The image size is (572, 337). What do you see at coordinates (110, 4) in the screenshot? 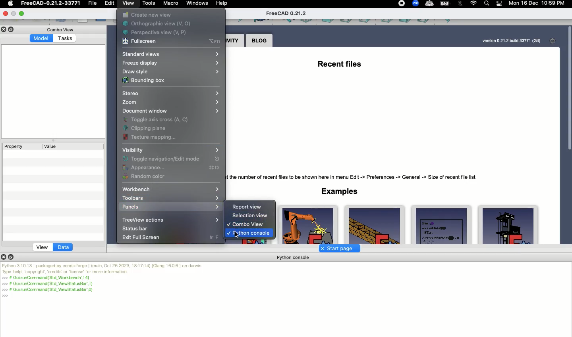
I see `Edit` at bounding box center [110, 4].